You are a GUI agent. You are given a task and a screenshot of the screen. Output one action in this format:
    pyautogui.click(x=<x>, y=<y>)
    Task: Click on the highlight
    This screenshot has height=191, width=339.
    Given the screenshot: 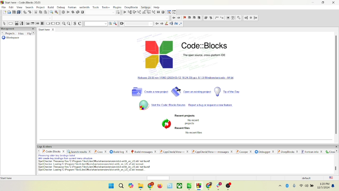 What is the action you would take?
    pyautogui.click(x=167, y=24)
    